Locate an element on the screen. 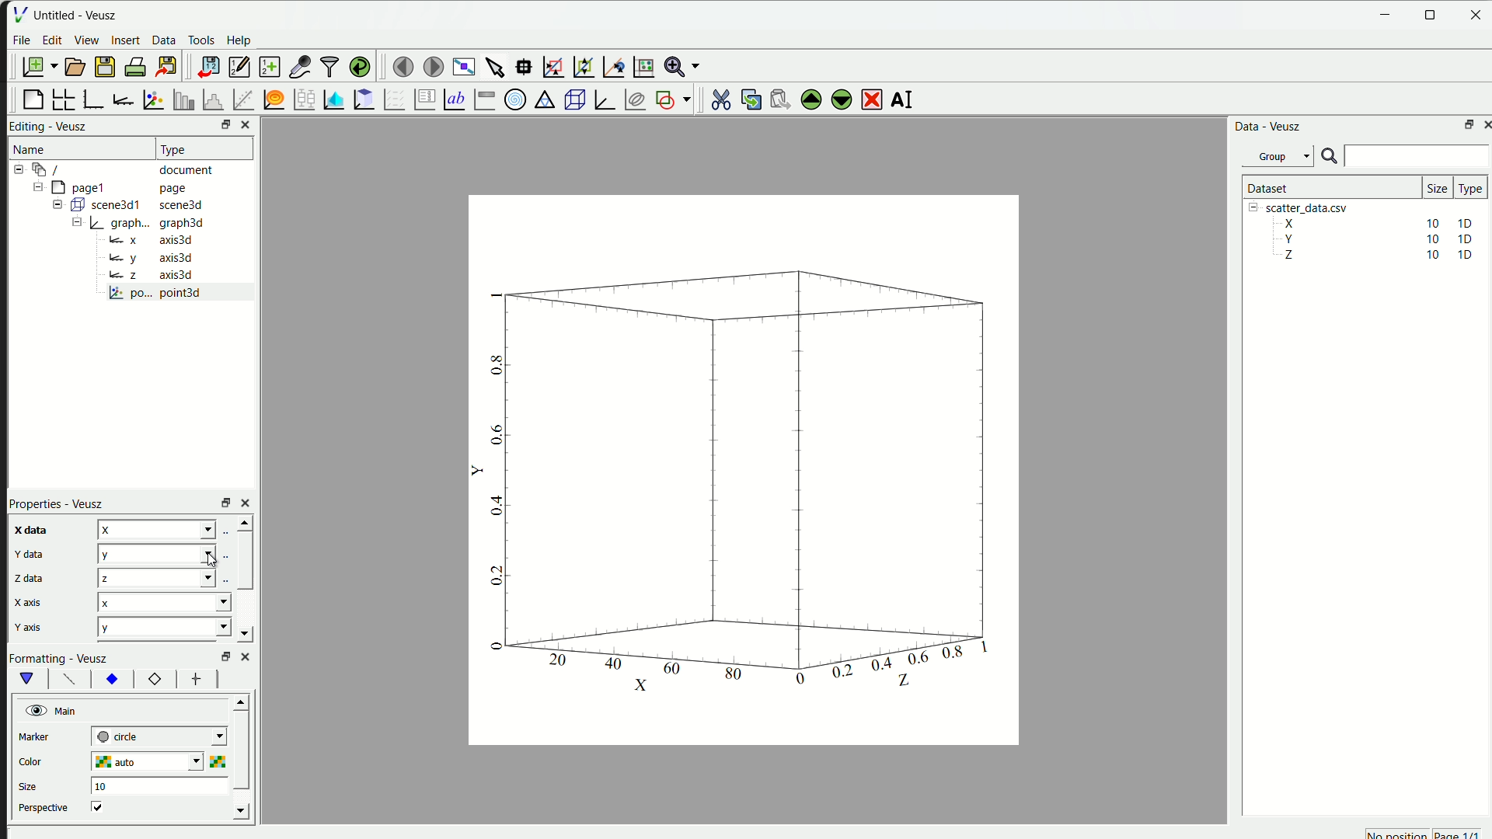 Image resolution: width=1492 pixels, height=839 pixels. rezise is located at coordinates (223, 502).